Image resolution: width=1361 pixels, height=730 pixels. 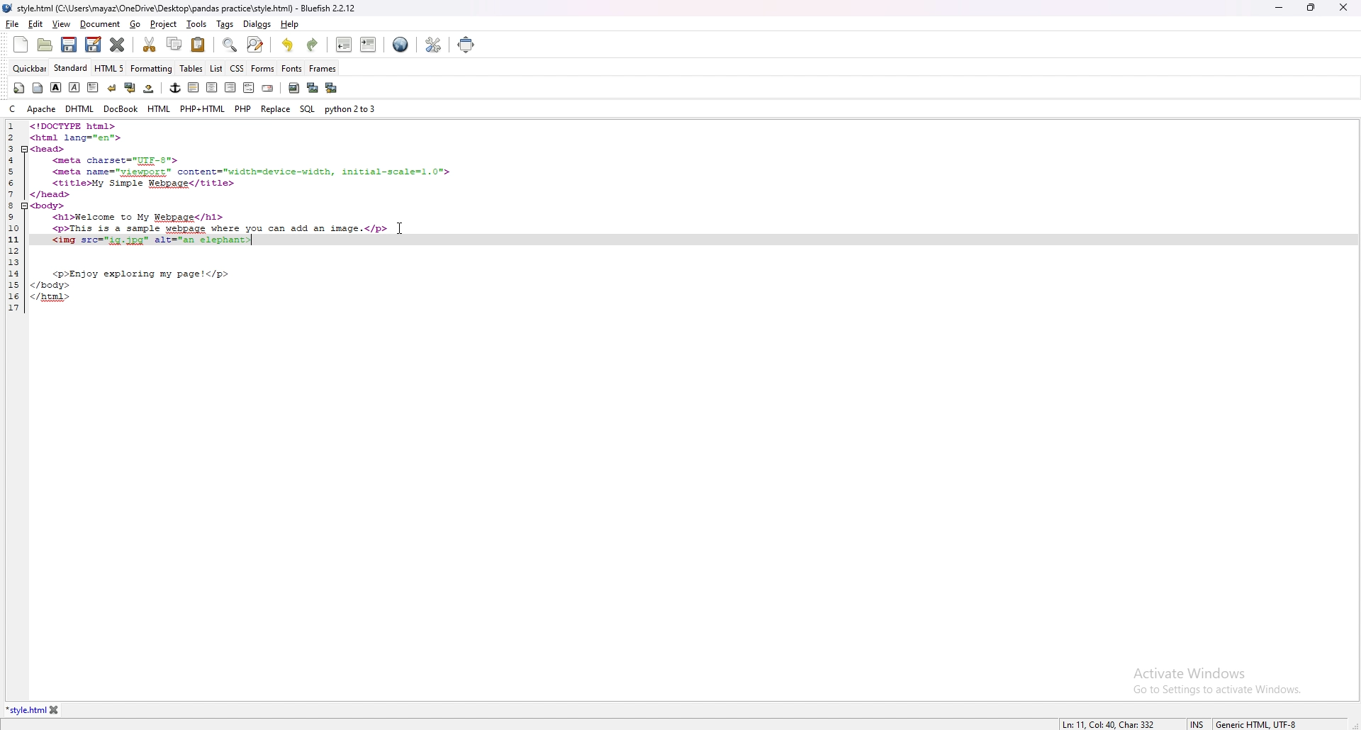 What do you see at coordinates (18, 88) in the screenshot?
I see `quickstart` at bounding box center [18, 88].